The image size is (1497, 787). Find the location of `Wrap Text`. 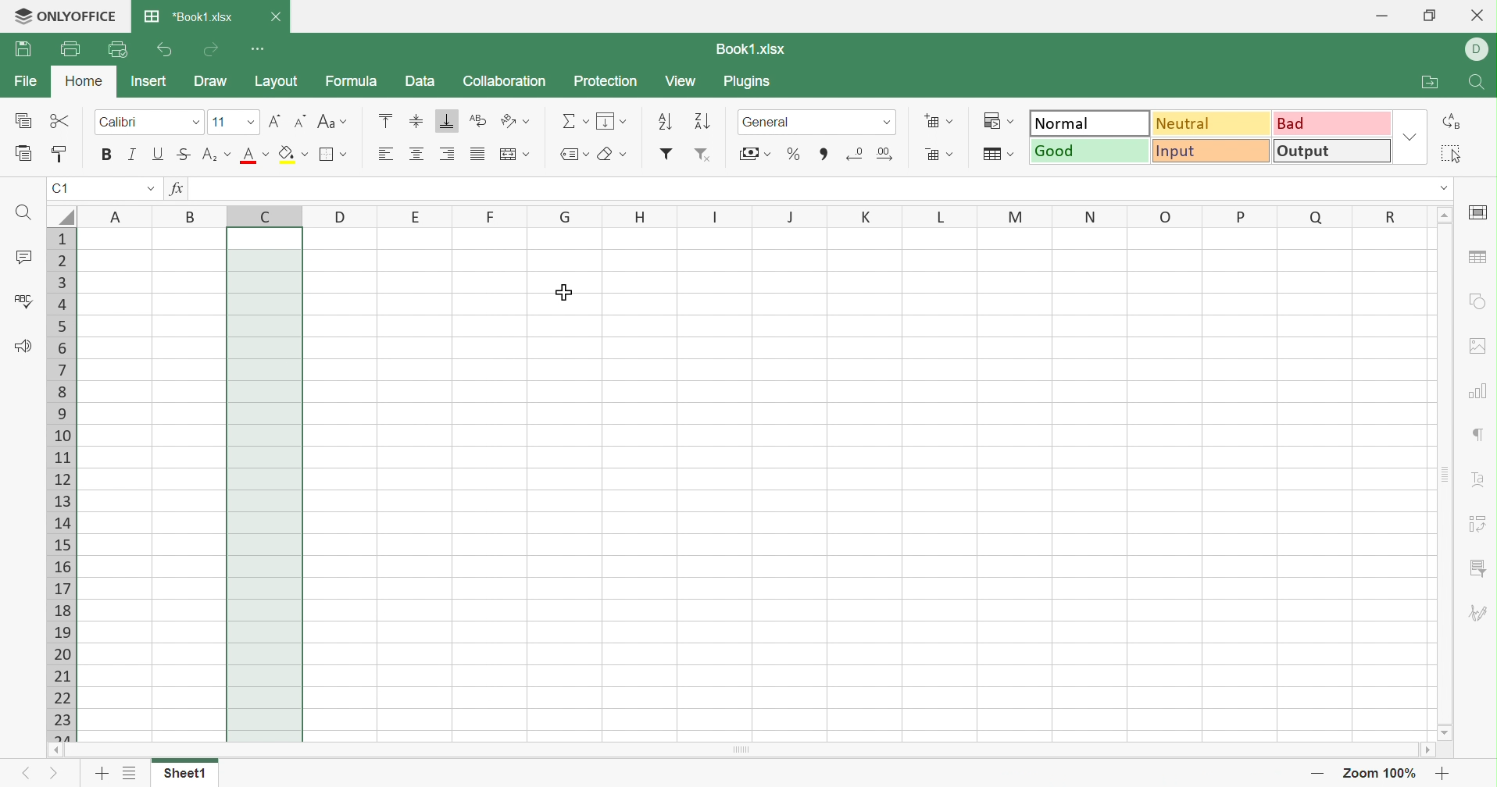

Wrap Text is located at coordinates (475, 118).